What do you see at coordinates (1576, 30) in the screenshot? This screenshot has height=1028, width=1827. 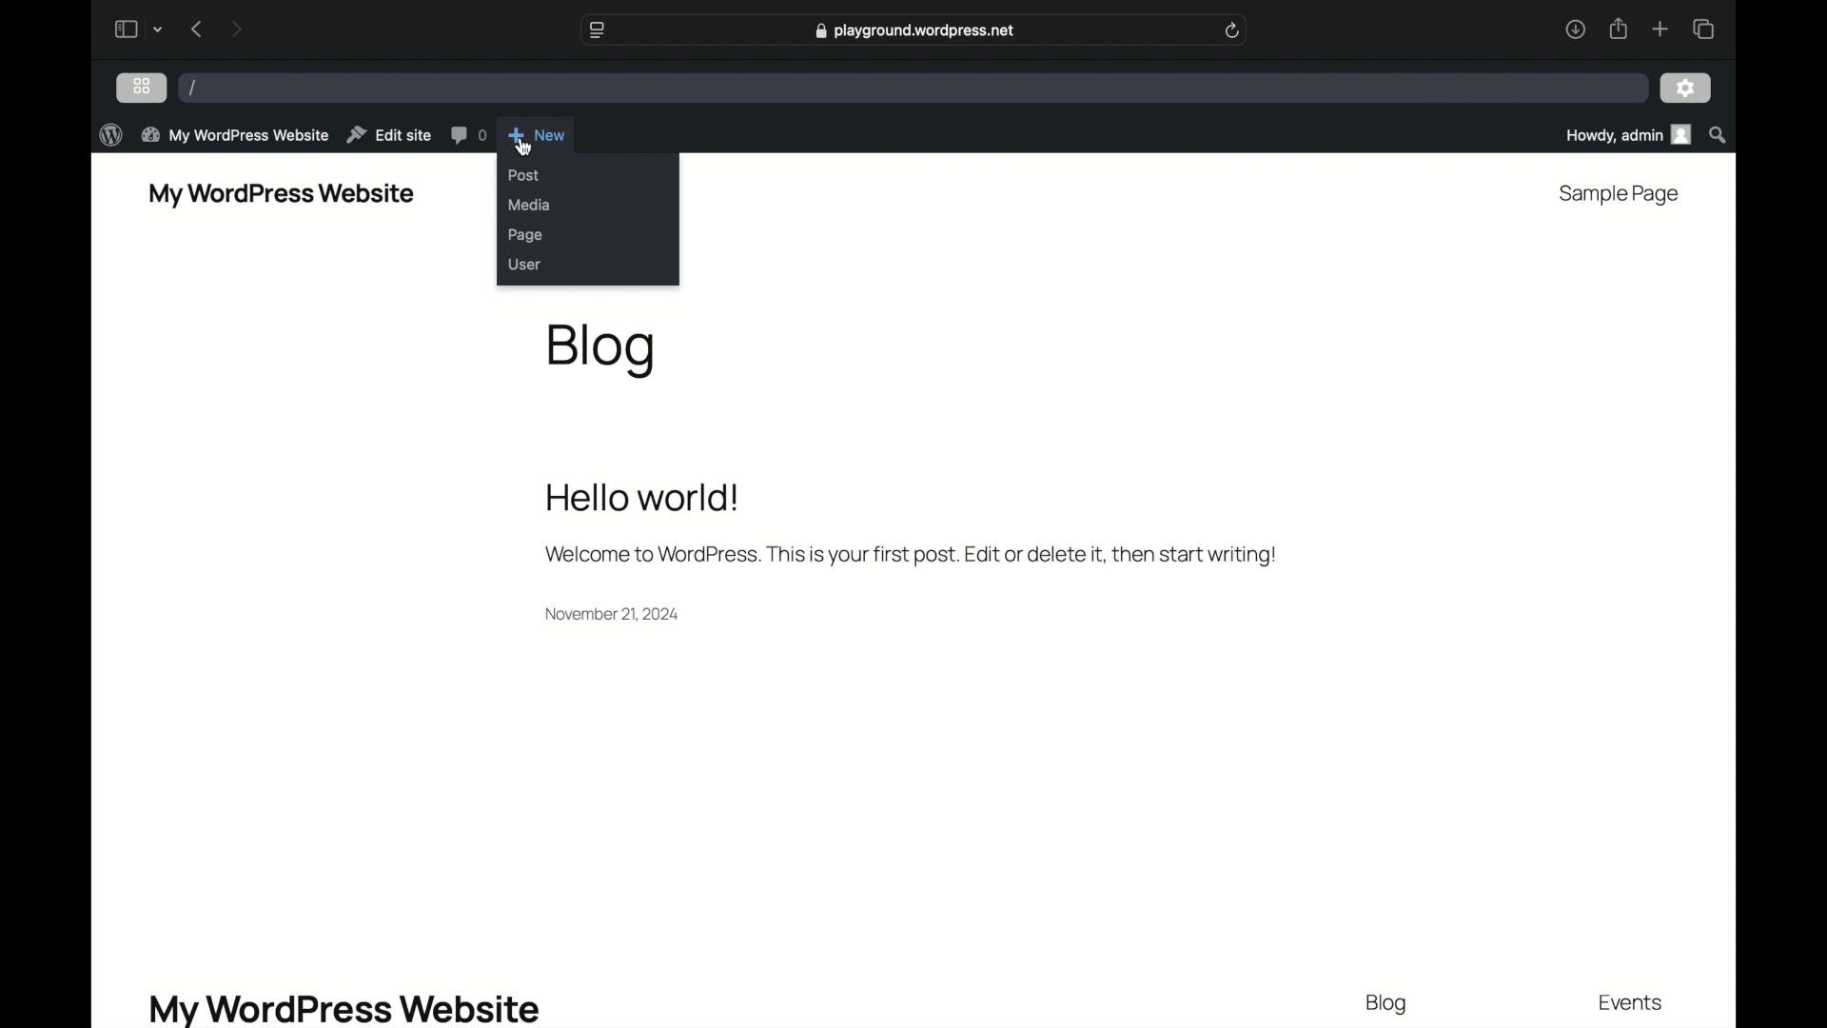 I see `downloads` at bounding box center [1576, 30].